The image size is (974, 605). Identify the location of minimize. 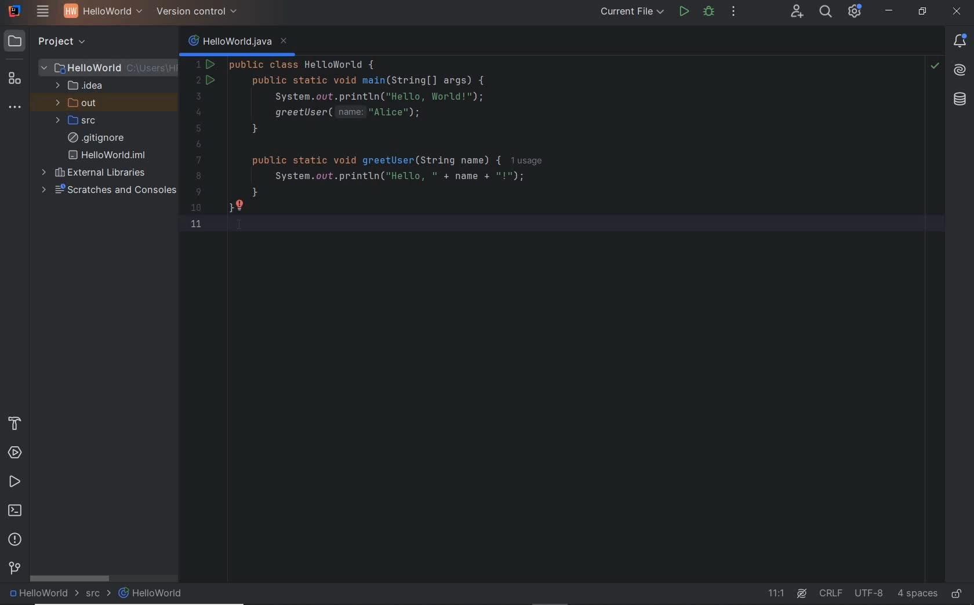
(889, 12).